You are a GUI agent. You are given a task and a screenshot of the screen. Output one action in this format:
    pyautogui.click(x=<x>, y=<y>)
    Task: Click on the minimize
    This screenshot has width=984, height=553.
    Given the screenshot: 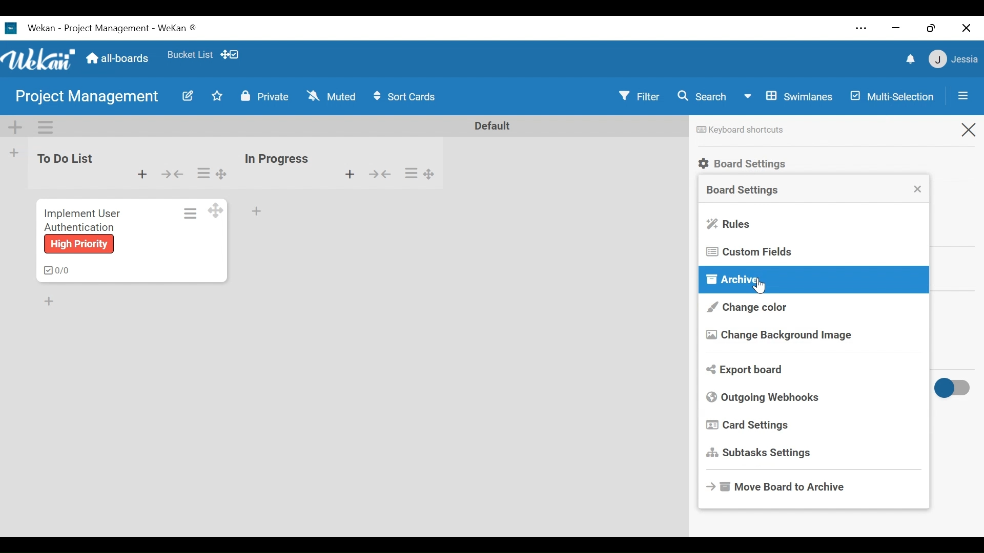 What is the action you would take?
    pyautogui.click(x=895, y=28)
    